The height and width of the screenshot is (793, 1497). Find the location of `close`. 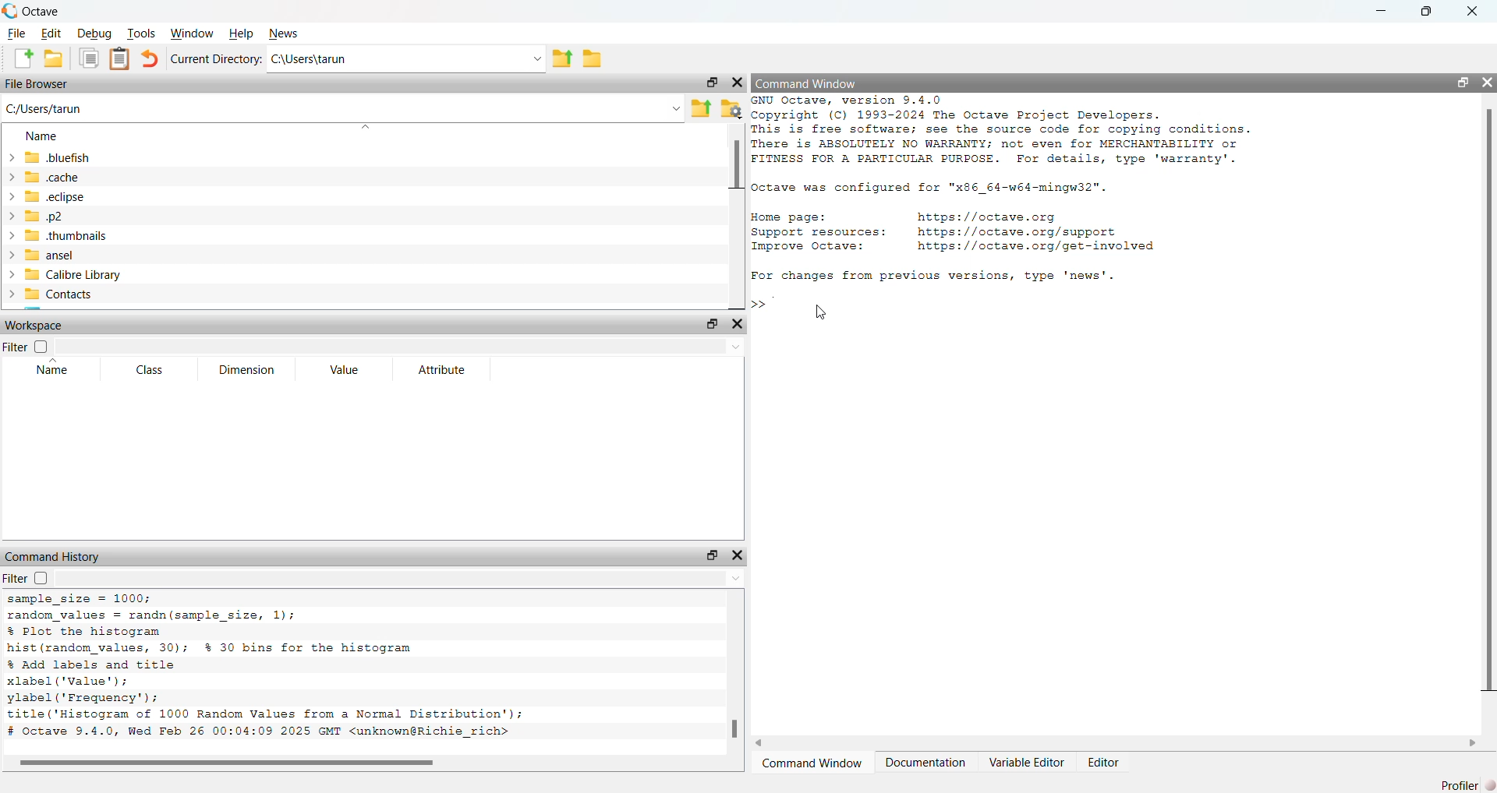

close is located at coordinates (738, 555).